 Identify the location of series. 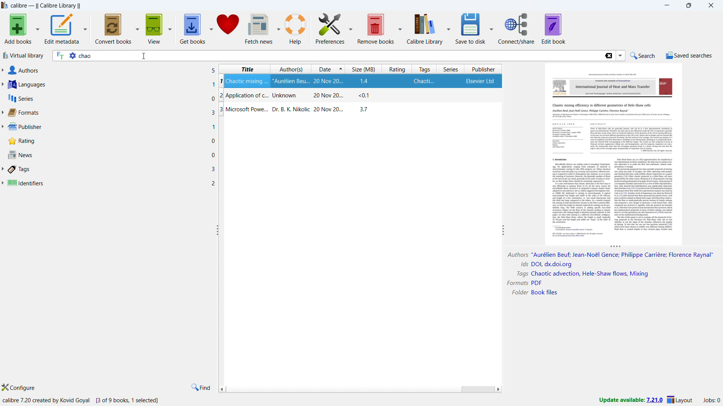
(112, 98).